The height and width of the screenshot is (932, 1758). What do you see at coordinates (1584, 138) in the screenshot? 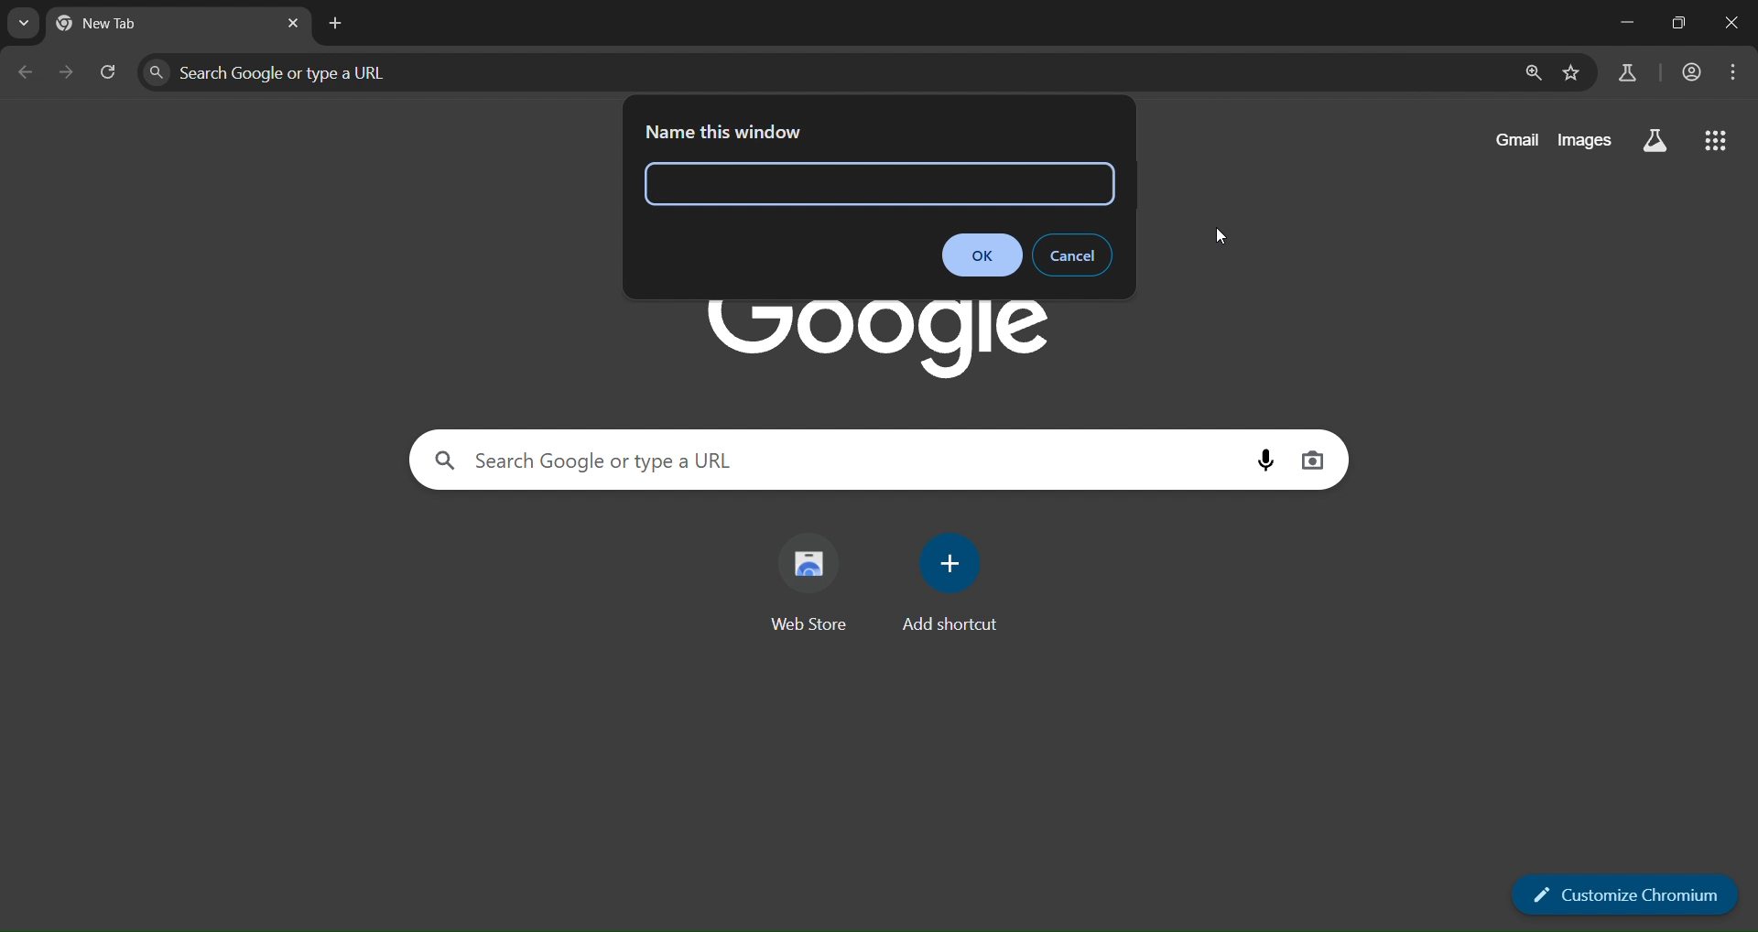
I see `images` at bounding box center [1584, 138].